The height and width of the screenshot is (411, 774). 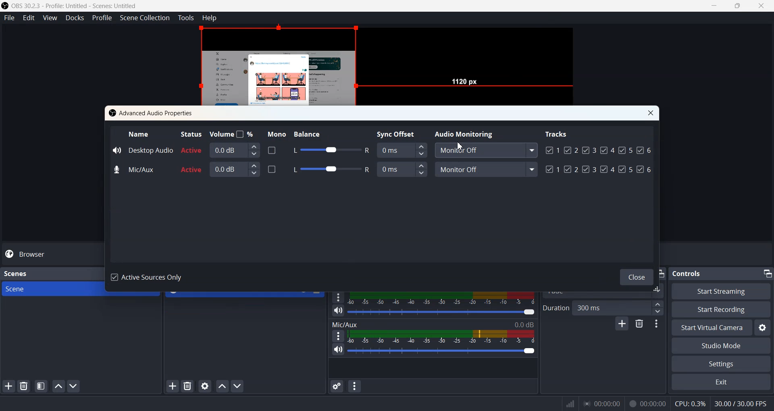 What do you see at coordinates (235, 169) in the screenshot?
I see `0.0 dB` at bounding box center [235, 169].